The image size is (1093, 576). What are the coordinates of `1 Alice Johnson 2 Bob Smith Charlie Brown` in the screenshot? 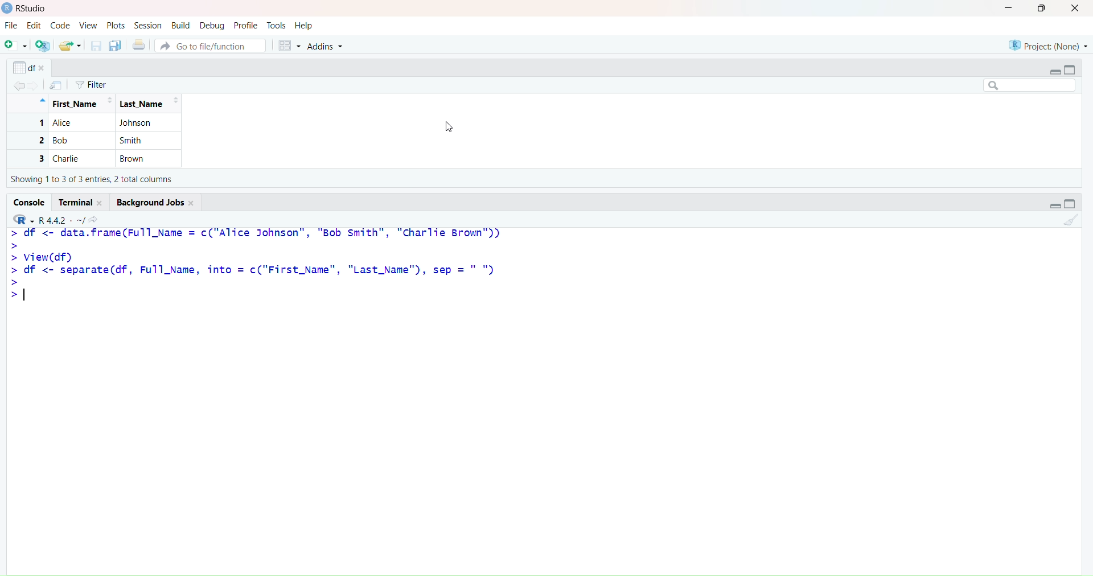 It's located at (94, 142).